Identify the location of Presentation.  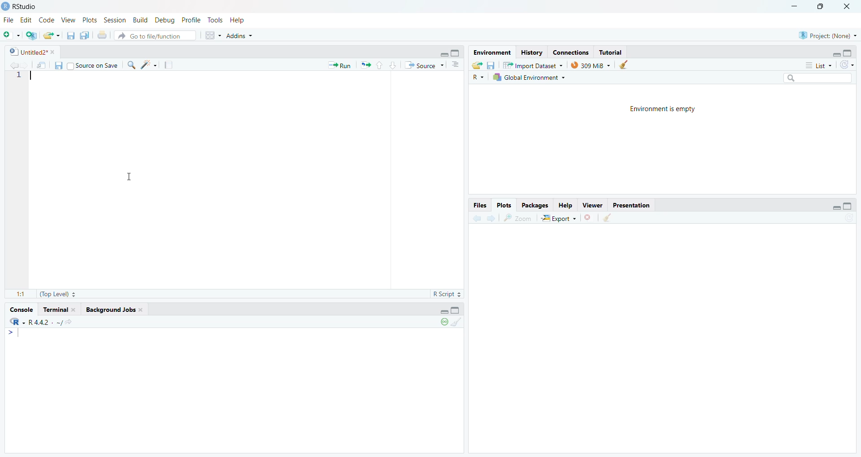
(635, 205).